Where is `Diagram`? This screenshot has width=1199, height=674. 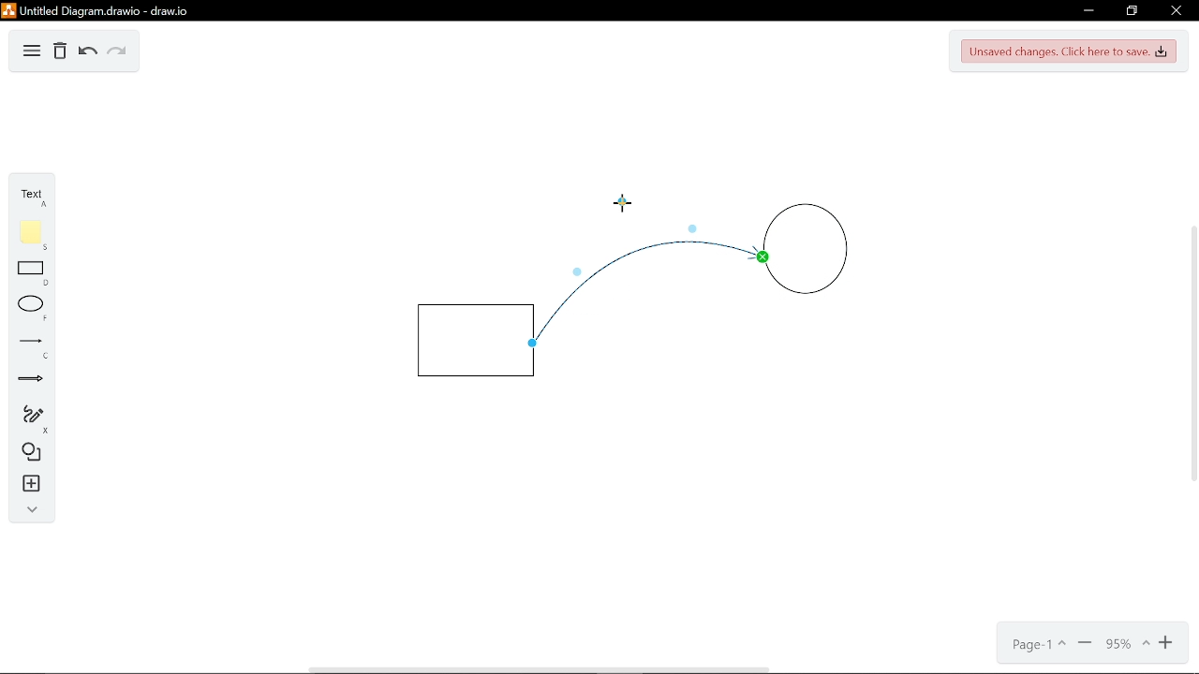 Diagram is located at coordinates (32, 52).